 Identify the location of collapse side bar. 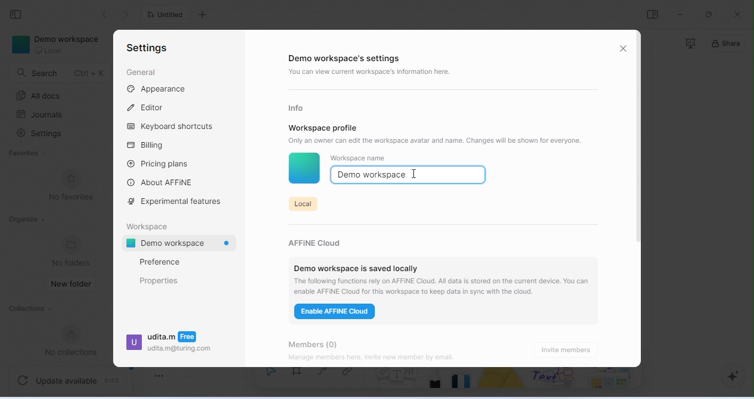
(19, 15).